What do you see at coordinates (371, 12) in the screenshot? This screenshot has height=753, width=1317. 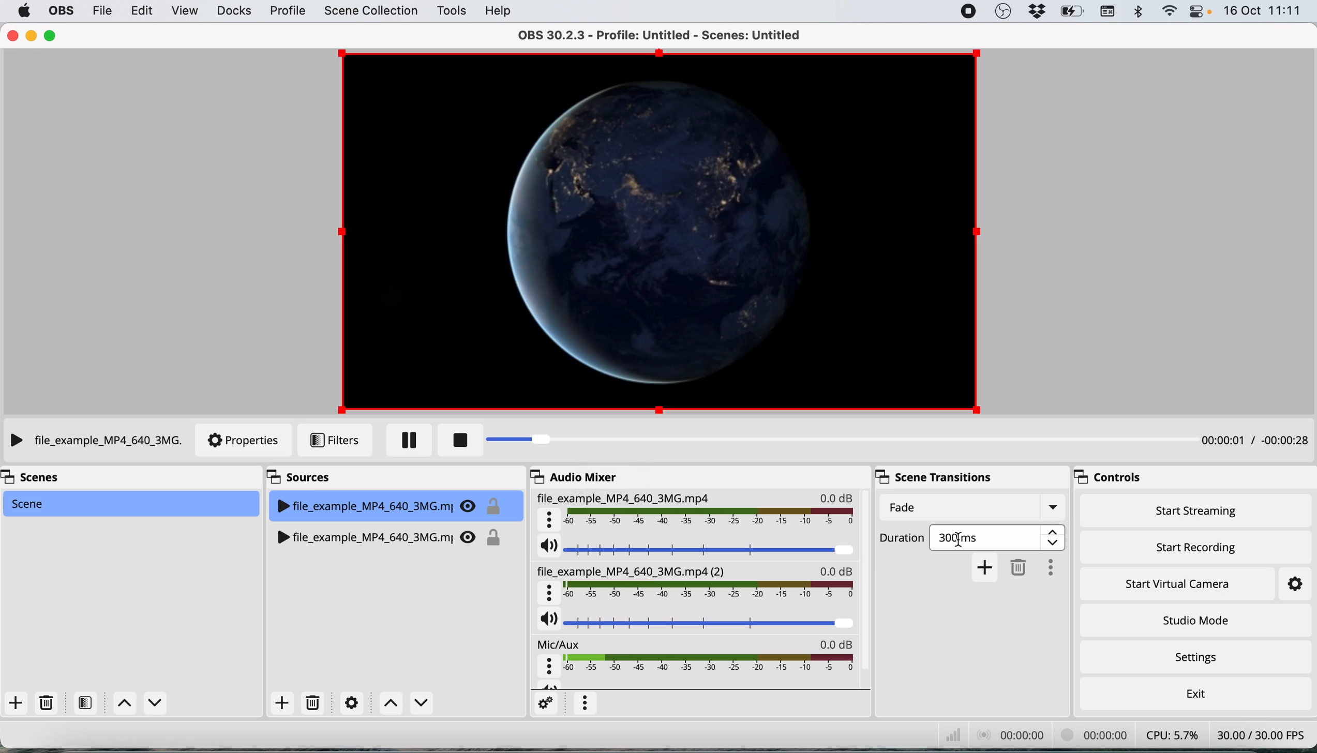 I see `scene collection` at bounding box center [371, 12].